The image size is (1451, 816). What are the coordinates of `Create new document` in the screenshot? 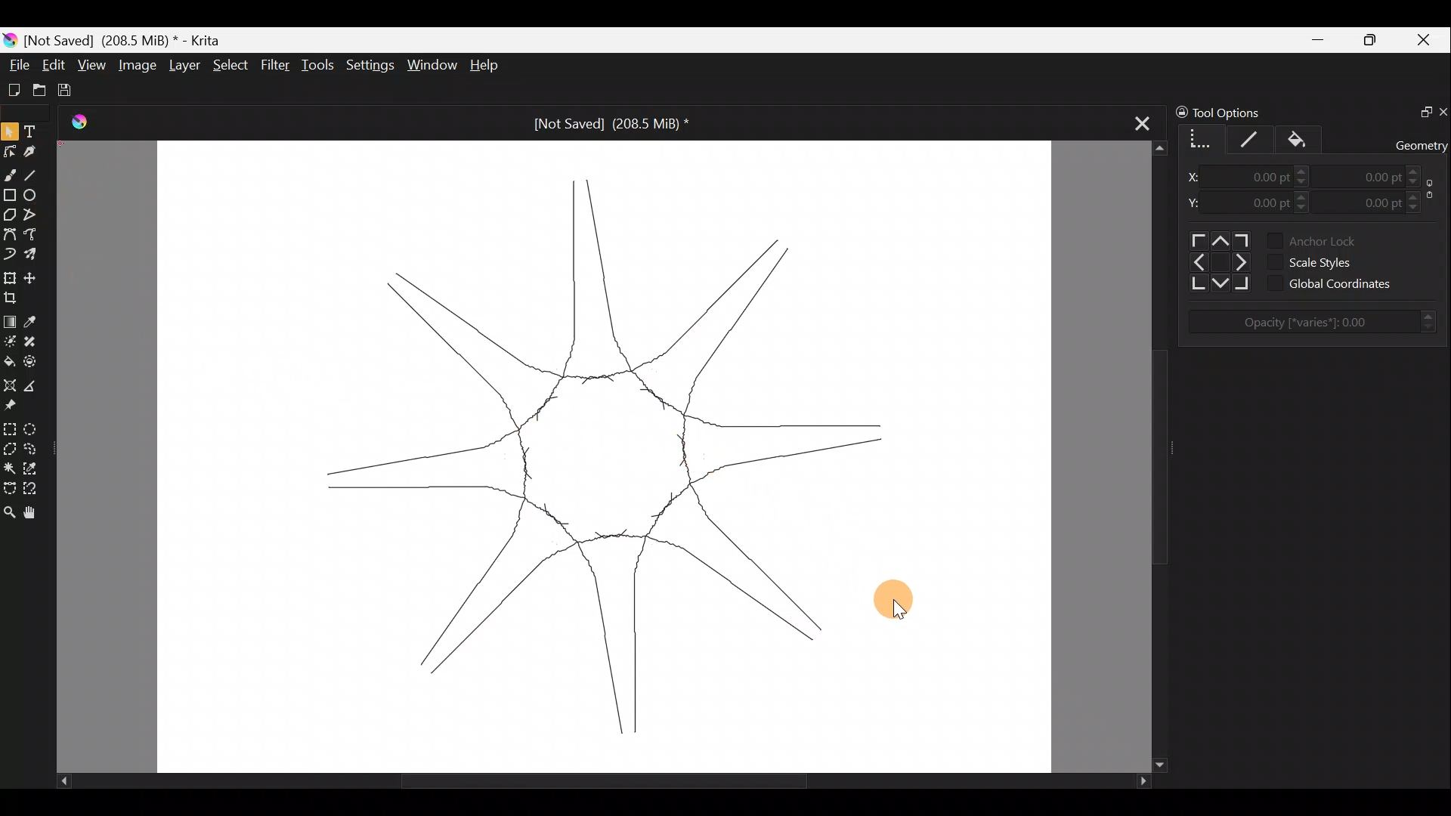 It's located at (14, 90).